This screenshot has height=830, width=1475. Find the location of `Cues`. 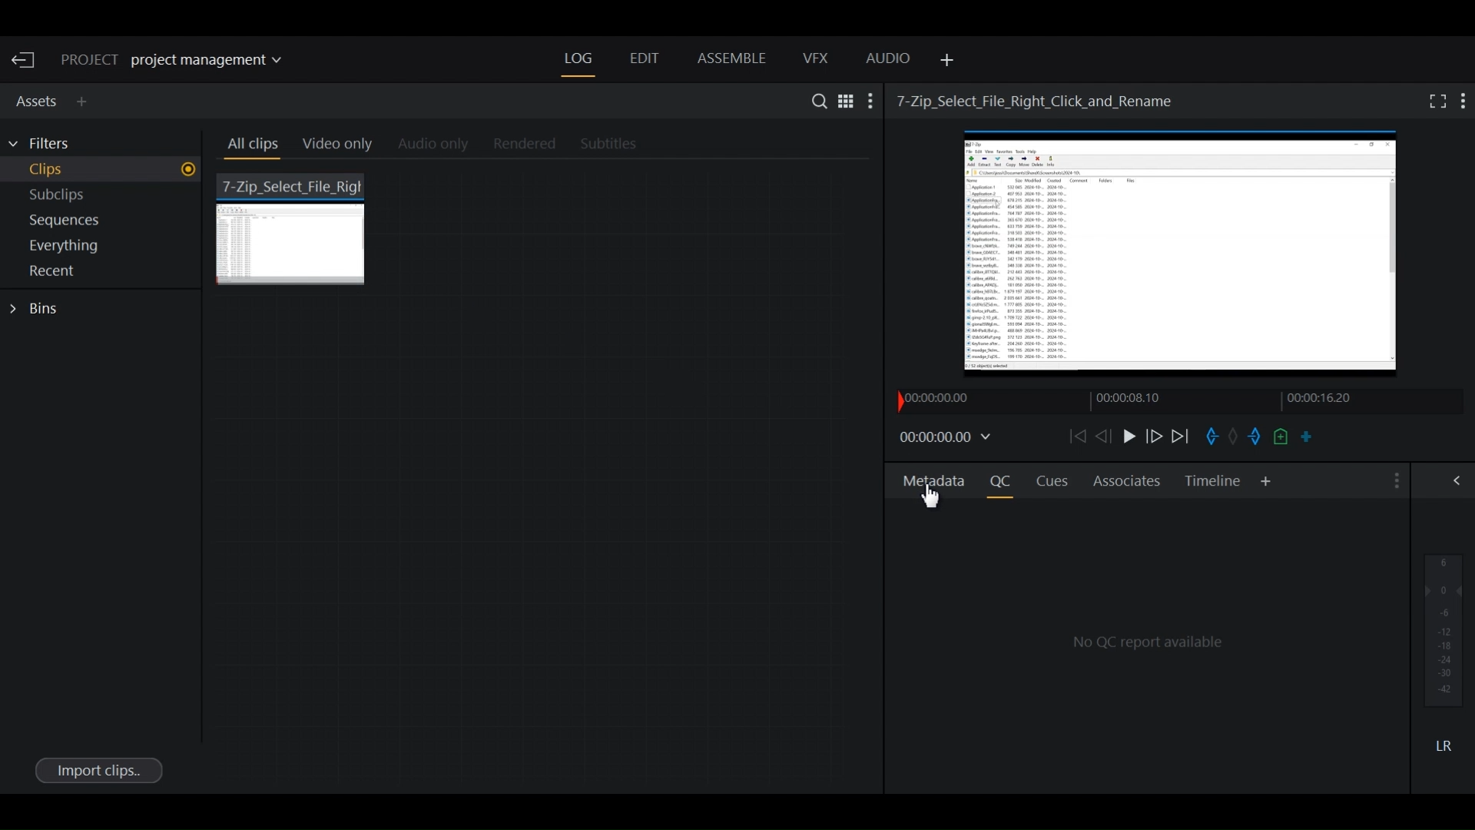

Cues is located at coordinates (1053, 482).